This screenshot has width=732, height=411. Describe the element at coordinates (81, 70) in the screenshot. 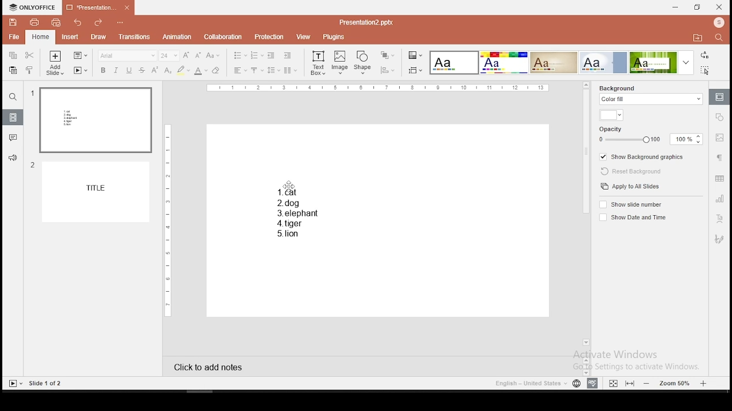

I see `start slideshow` at that location.